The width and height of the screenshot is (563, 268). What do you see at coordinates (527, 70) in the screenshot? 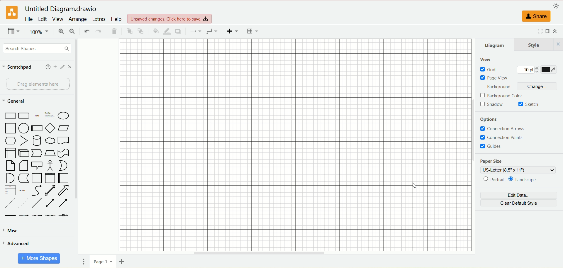
I see `10 pt` at bounding box center [527, 70].